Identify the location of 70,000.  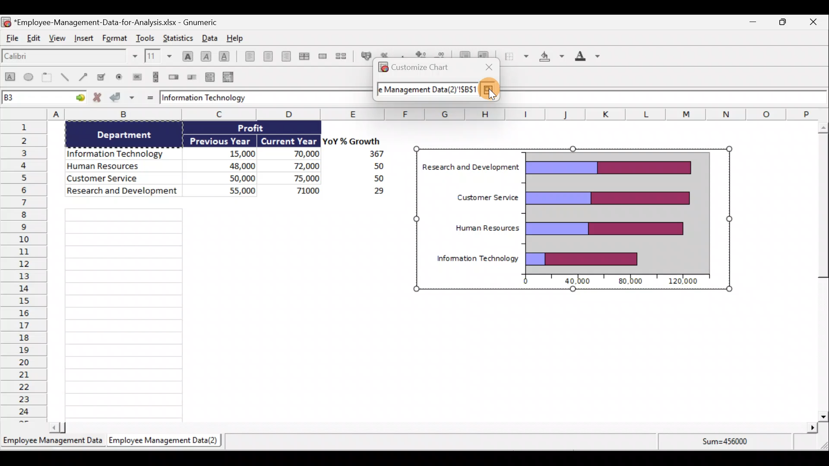
(297, 154).